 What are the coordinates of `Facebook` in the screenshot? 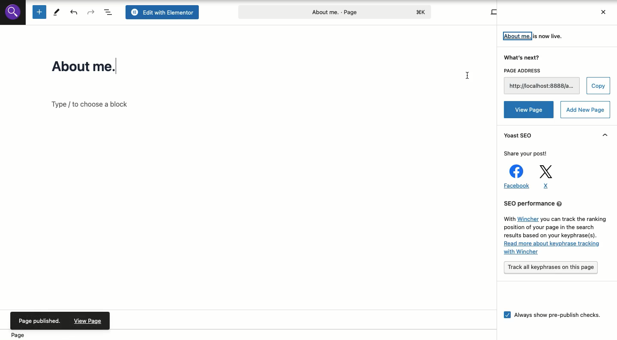 It's located at (516, 176).